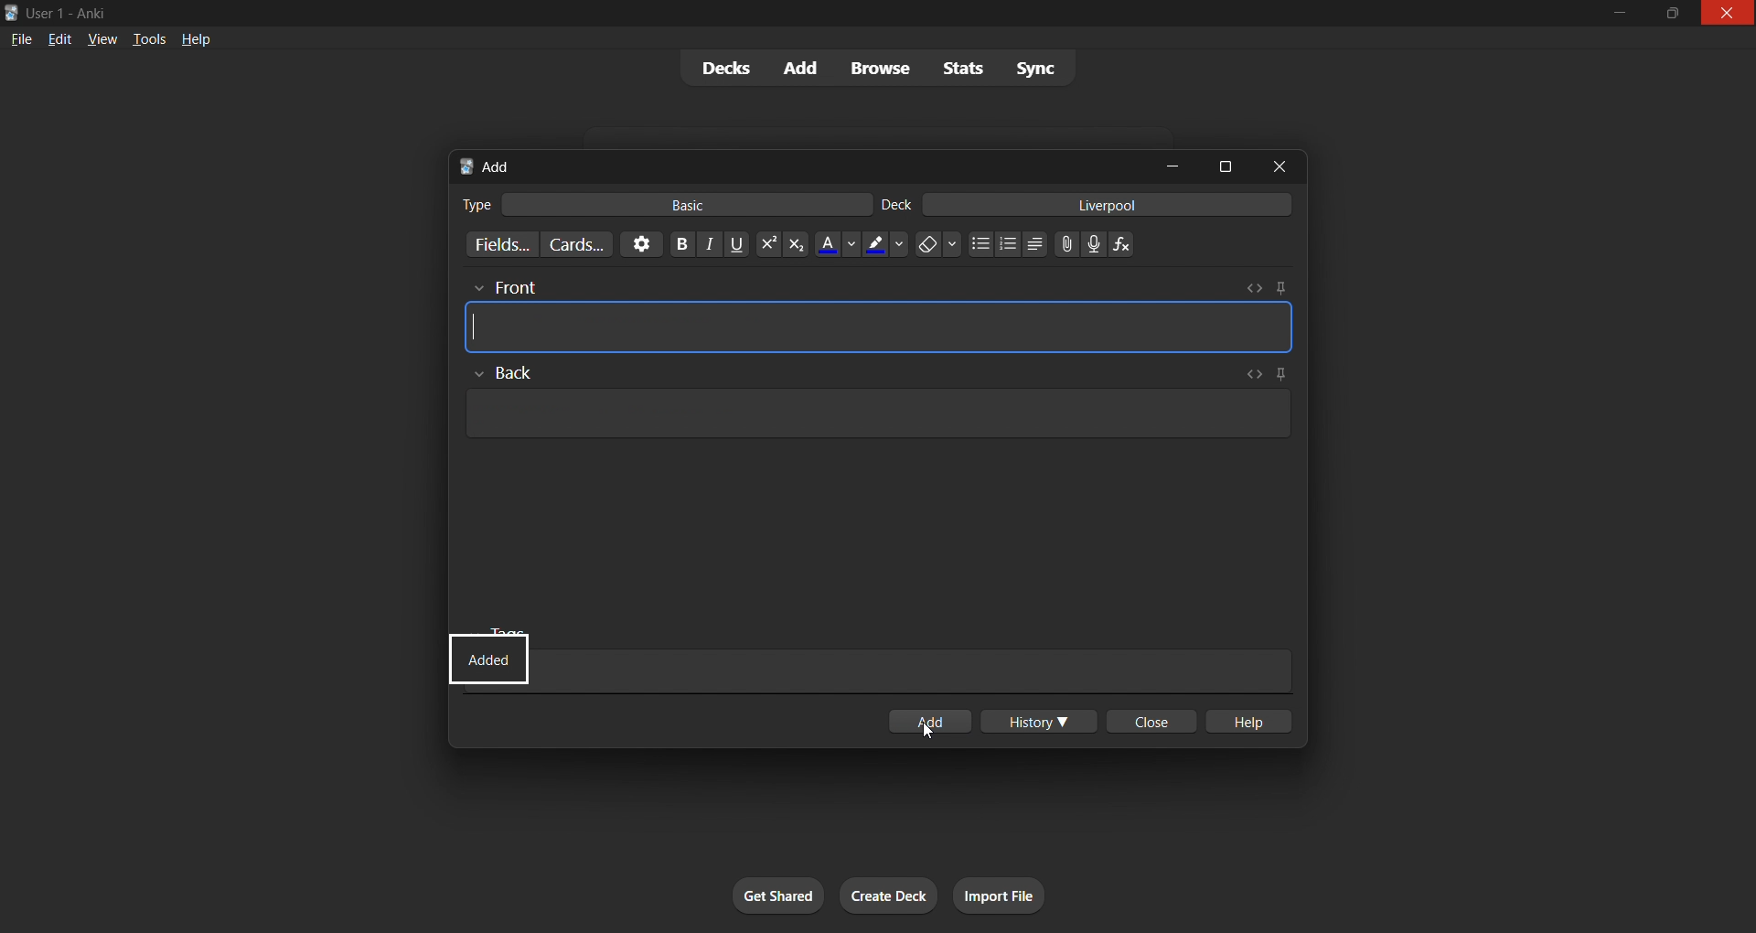 This screenshot has height=933, width=1756. I want to click on edit, so click(59, 40).